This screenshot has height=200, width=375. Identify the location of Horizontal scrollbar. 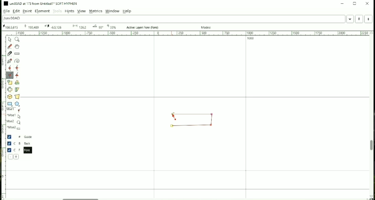
(82, 198).